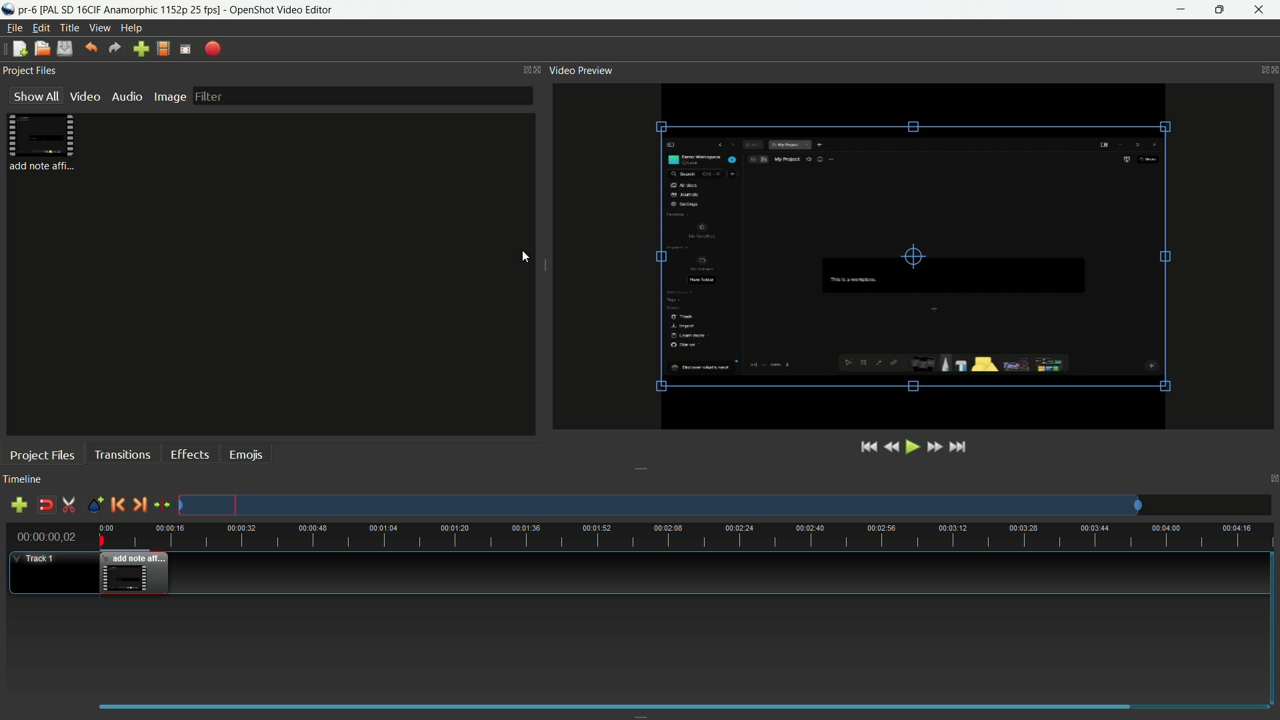 The image size is (1280, 720). Describe the element at coordinates (189, 455) in the screenshot. I see `effects` at that location.